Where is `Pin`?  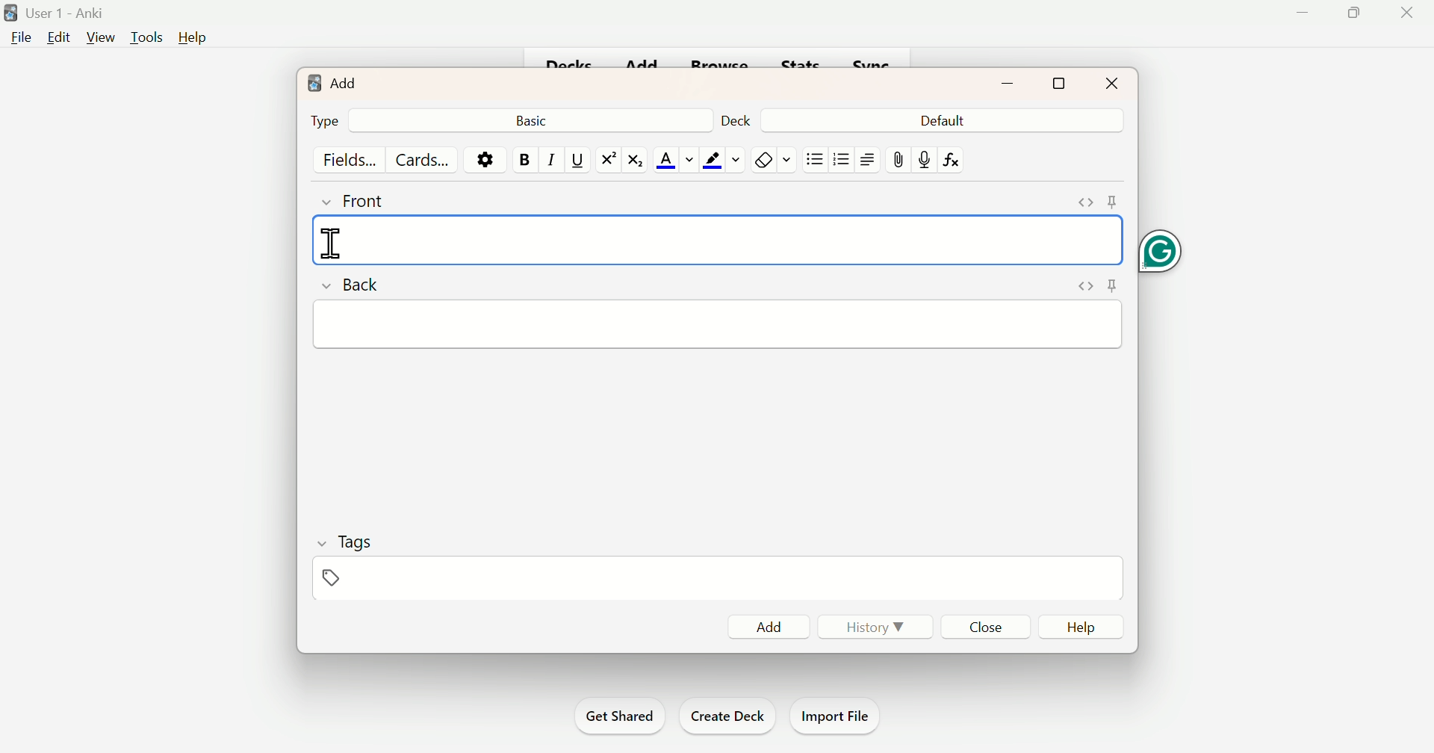 Pin is located at coordinates (330, 578).